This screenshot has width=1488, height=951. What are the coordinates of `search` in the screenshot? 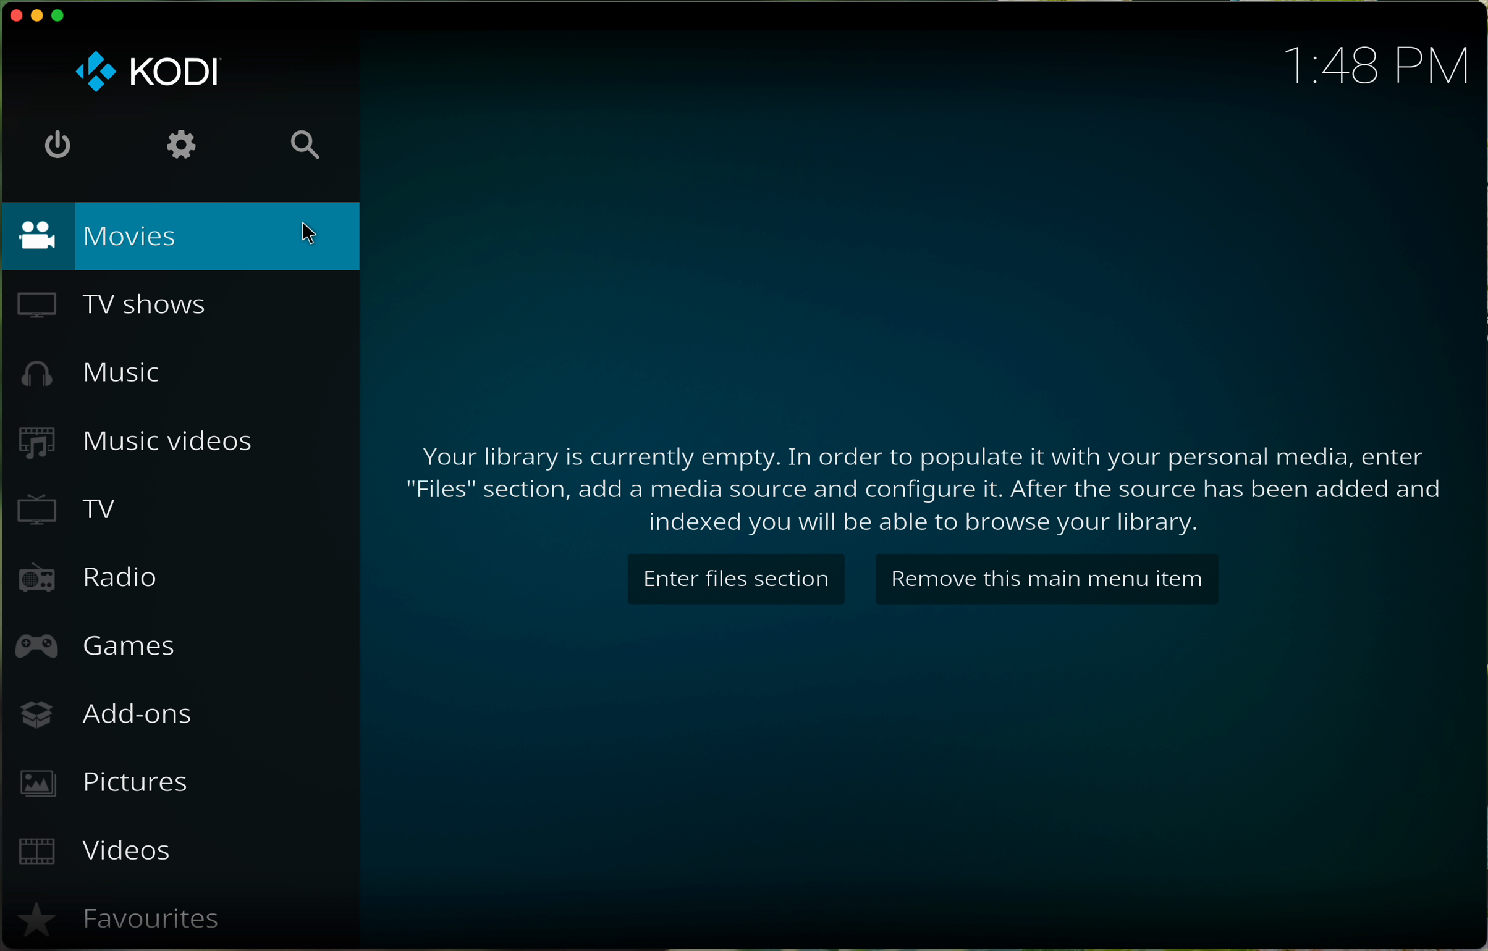 It's located at (313, 146).